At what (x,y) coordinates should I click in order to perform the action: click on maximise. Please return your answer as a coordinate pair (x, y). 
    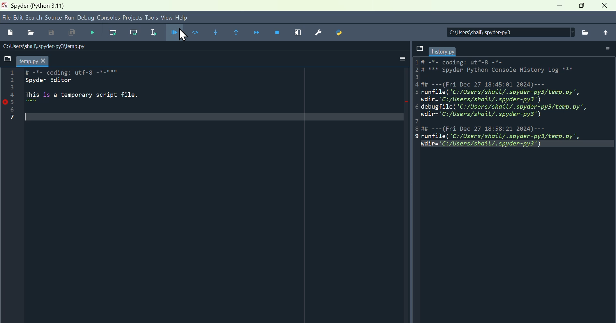
    Looking at the image, I should click on (581, 9).